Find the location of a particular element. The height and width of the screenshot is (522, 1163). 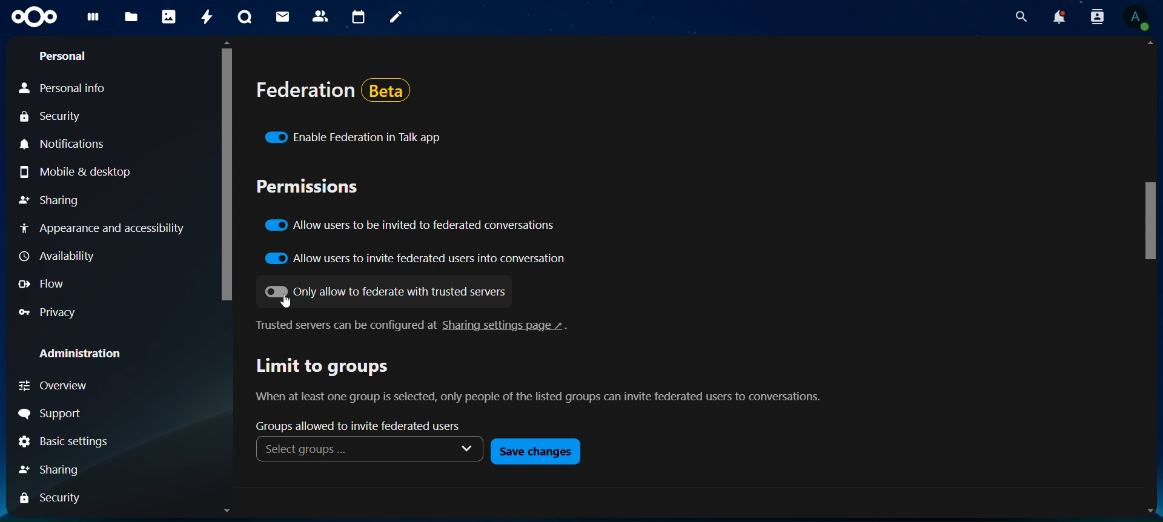

appearance and accessibility  is located at coordinates (100, 226).